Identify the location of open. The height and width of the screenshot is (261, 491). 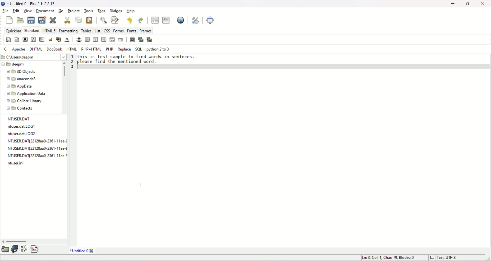
(20, 20).